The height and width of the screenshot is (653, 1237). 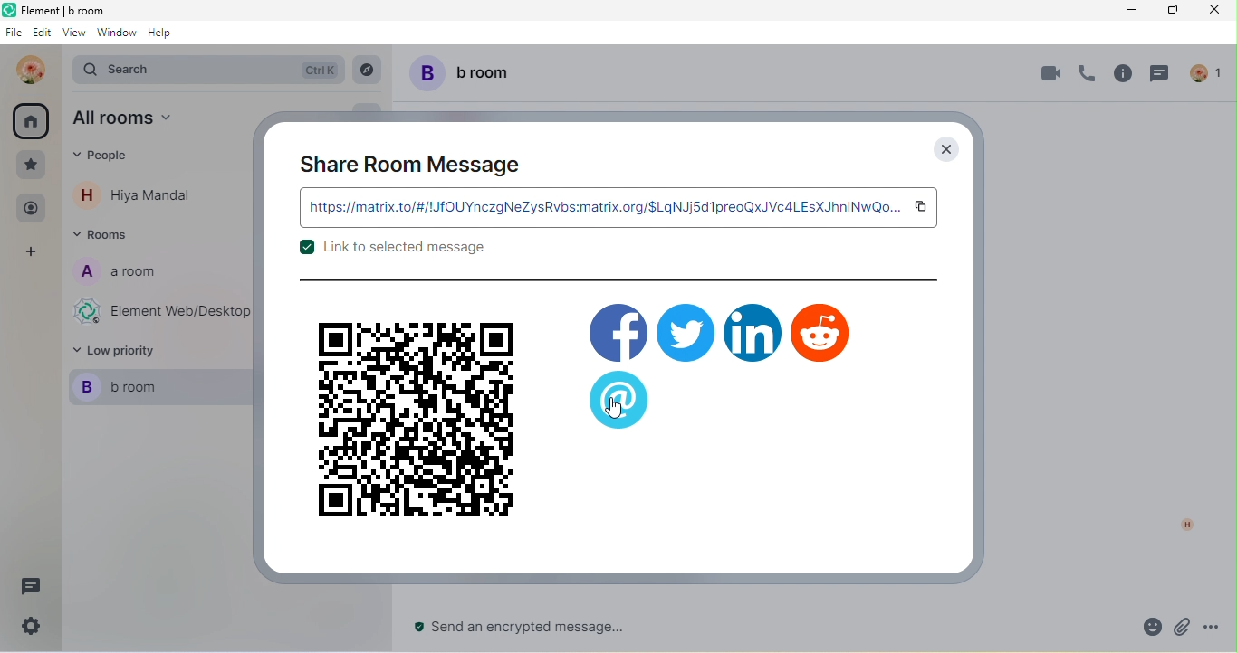 What do you see at coordinates (73, 35) in the screenshot?
I see `view` at bounding box center [73, 35].